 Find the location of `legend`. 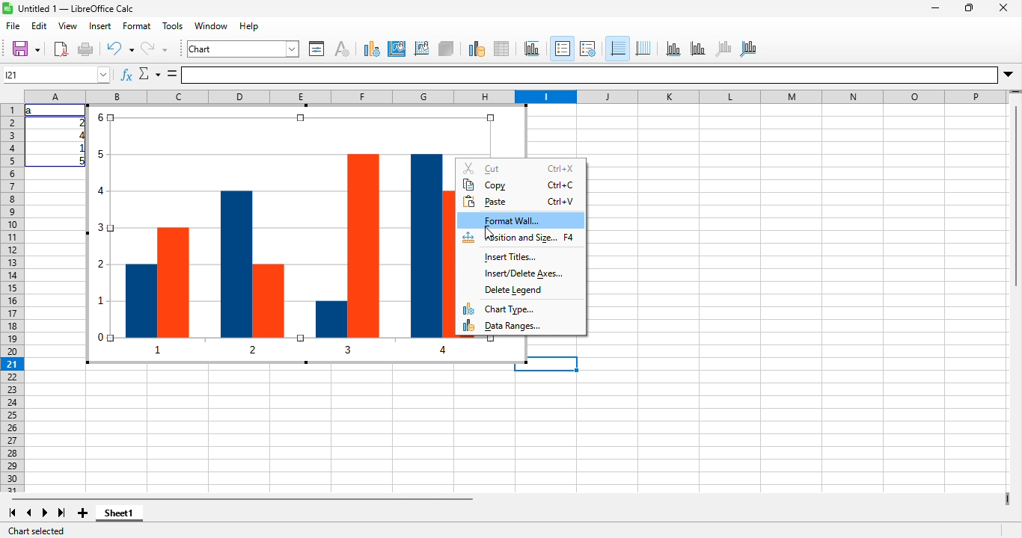

legend is located at coordinates (588, 49).